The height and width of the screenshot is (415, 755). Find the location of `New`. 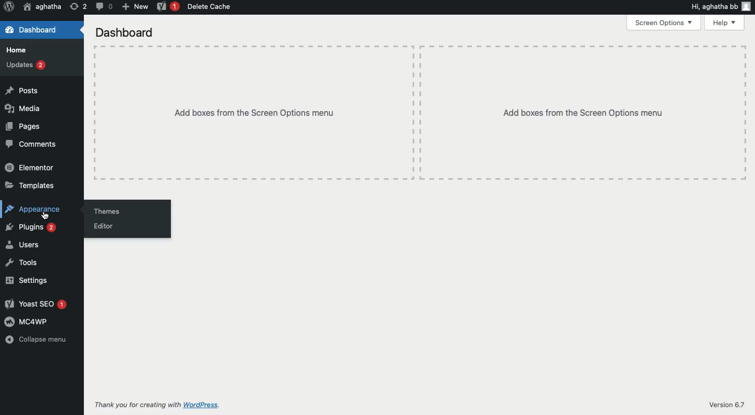

New is located at coordinates (135, 7).